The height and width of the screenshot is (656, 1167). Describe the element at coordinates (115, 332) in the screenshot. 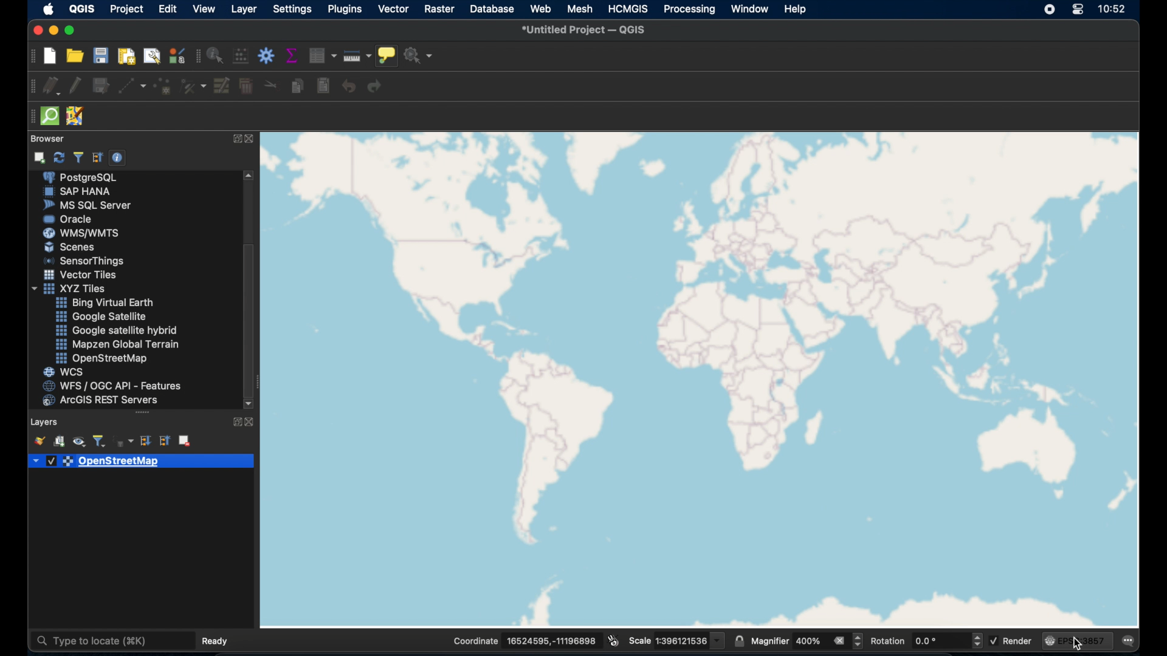

I see `google. satellite hybrid` at that location.